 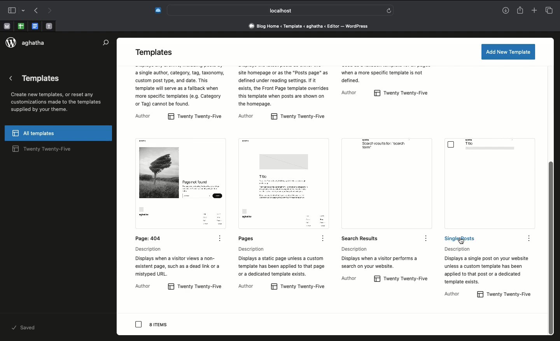 What do you see at coordinates (534, 11) in the screenshot?
I see `New tab` at bounding box center [534, 11].